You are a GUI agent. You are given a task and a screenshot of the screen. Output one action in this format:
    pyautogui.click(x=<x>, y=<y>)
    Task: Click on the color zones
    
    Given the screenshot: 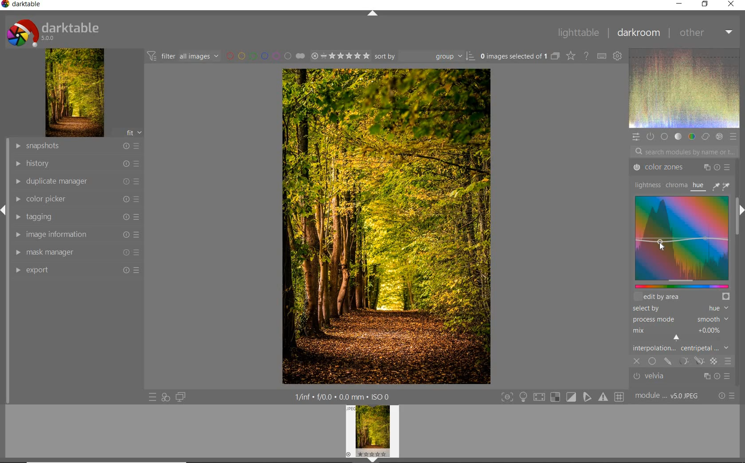 What is the action you would take?
    pyautogui.click(x=681, y=167)
    